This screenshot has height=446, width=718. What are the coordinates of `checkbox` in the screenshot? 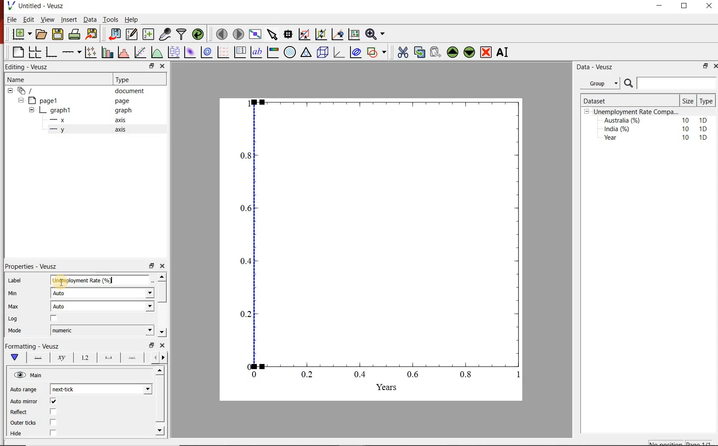 It's located at (55, 318).